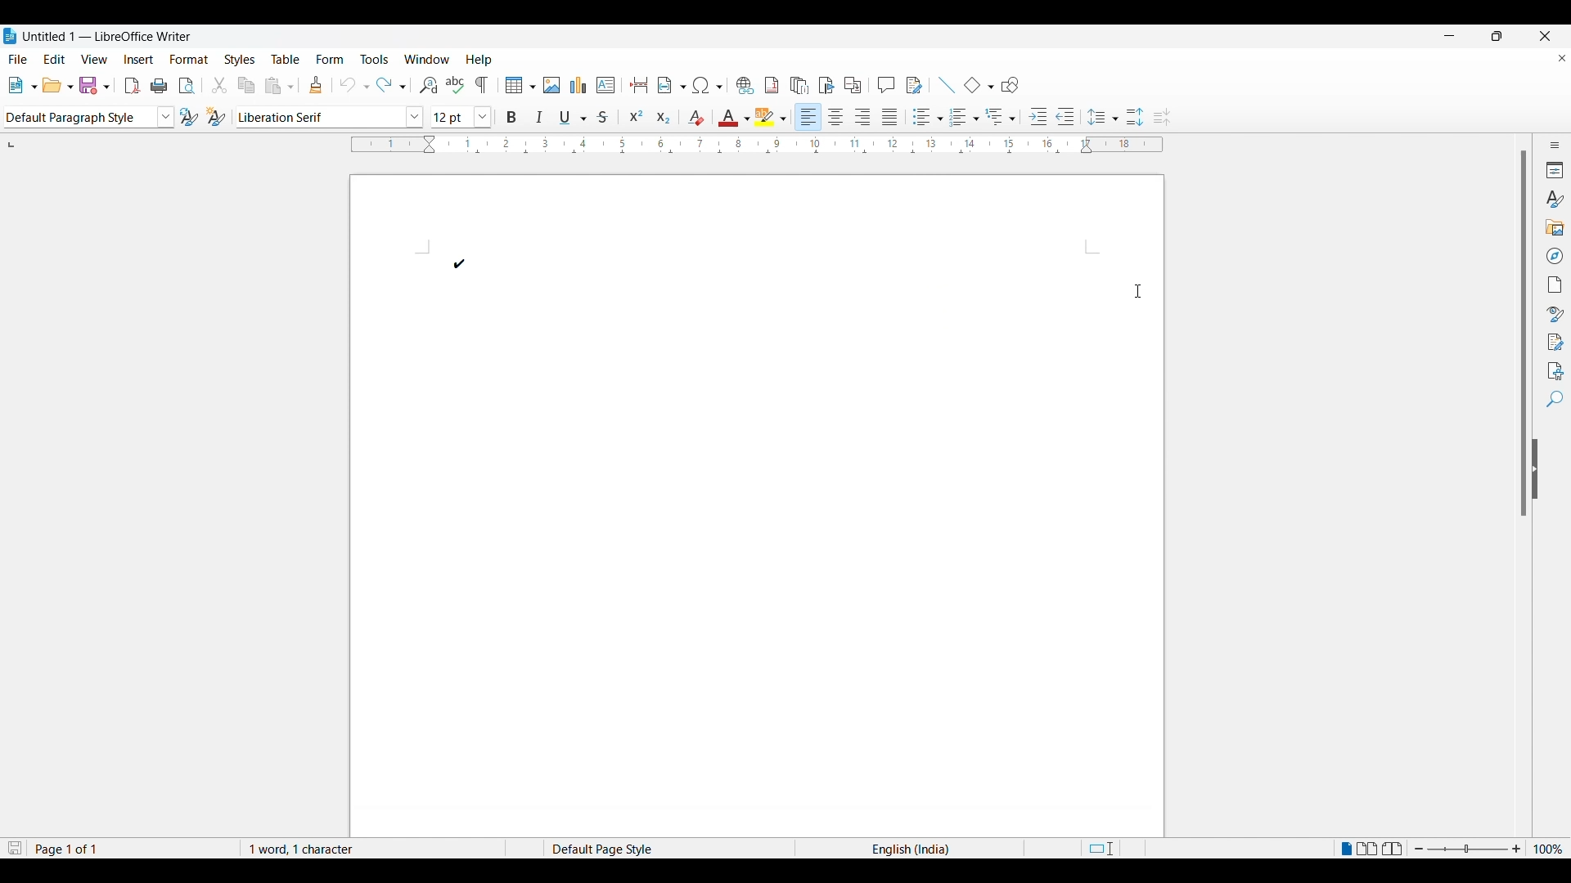  I want to click on English (India), so click(916, 848).